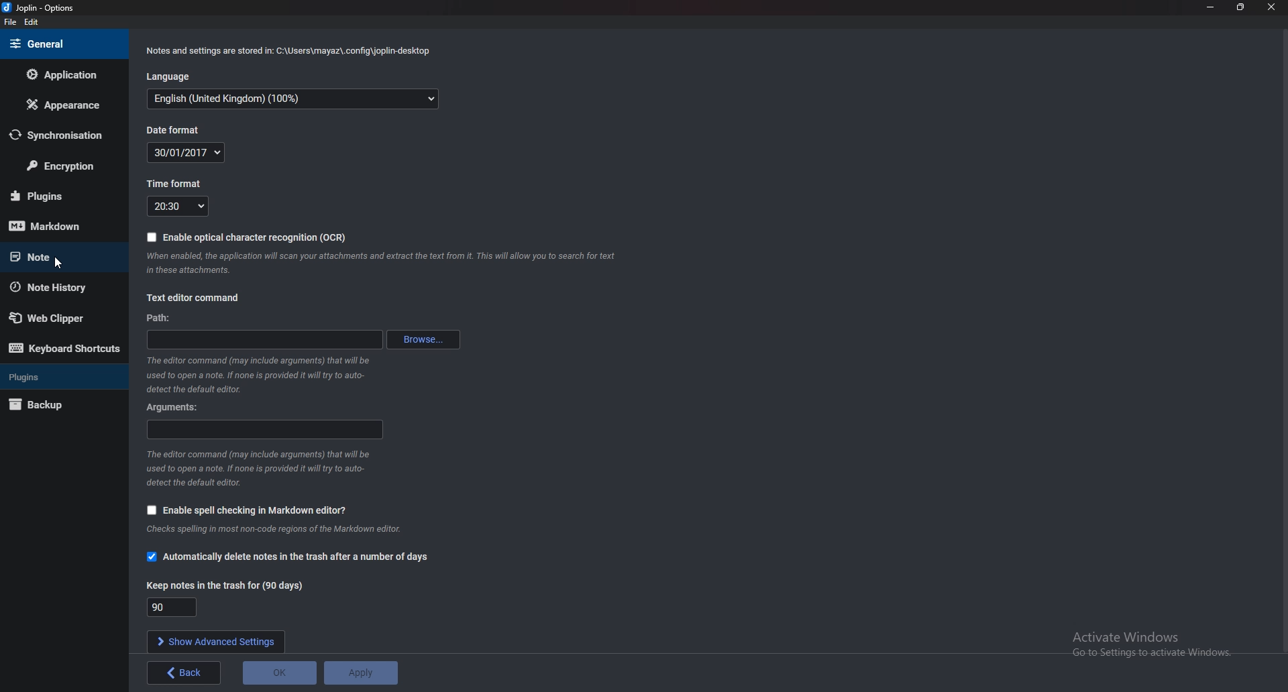 This screenshot has width=1288, height=692. Describe the element at coordinates (173, 608) in the screenshot. I see `Keep notes in the trash for` at that location.